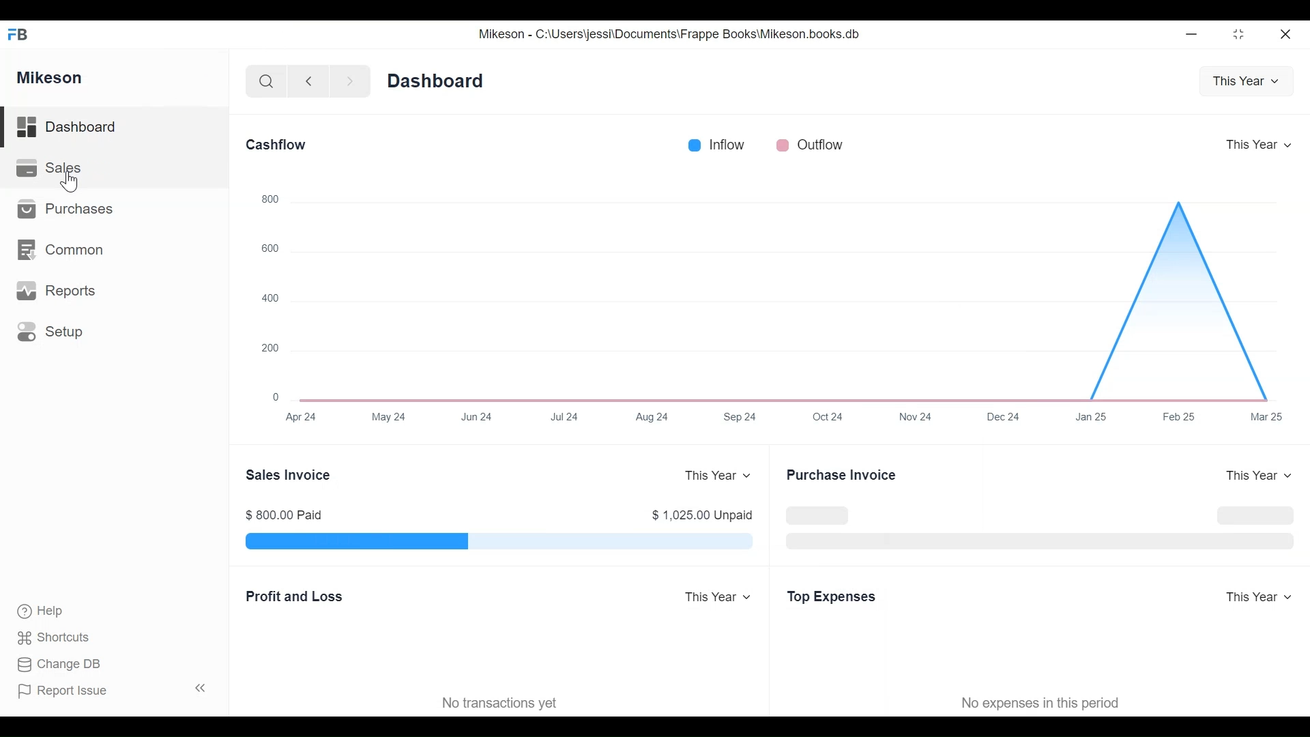  Describe the element at coordinates (716, 475) in the screenshot. I see `This year` at that location.